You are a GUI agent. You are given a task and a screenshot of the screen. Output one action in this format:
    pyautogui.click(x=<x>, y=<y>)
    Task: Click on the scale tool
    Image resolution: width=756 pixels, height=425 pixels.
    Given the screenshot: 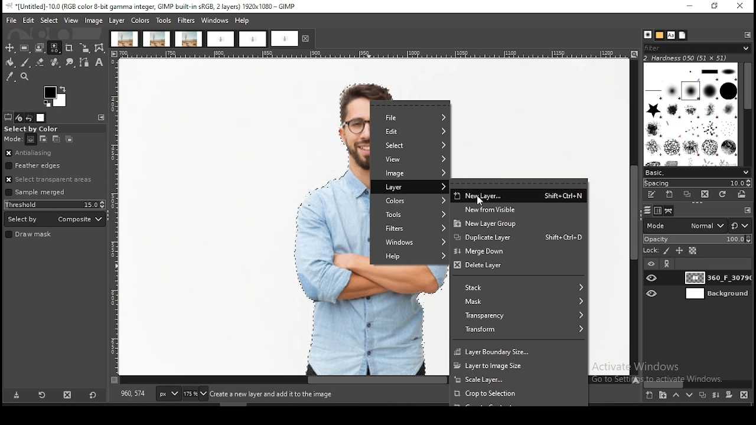 What is the action you would take?
    pyautogui.click(x=84, y=48)
    